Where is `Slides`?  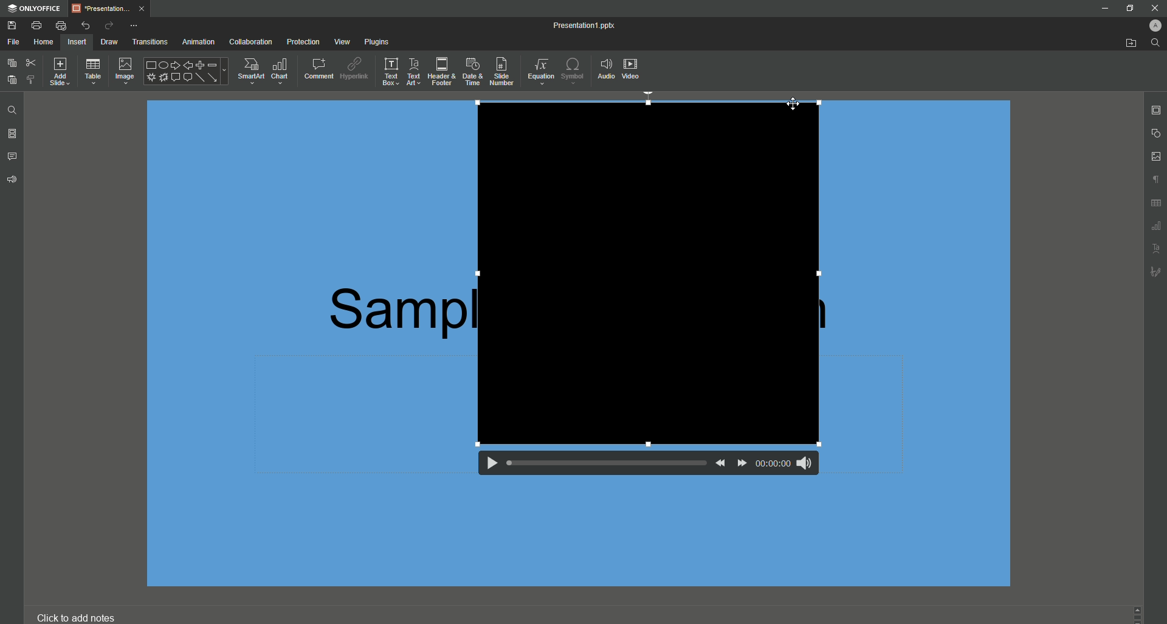 Slides is located at coordinates (12, 135).